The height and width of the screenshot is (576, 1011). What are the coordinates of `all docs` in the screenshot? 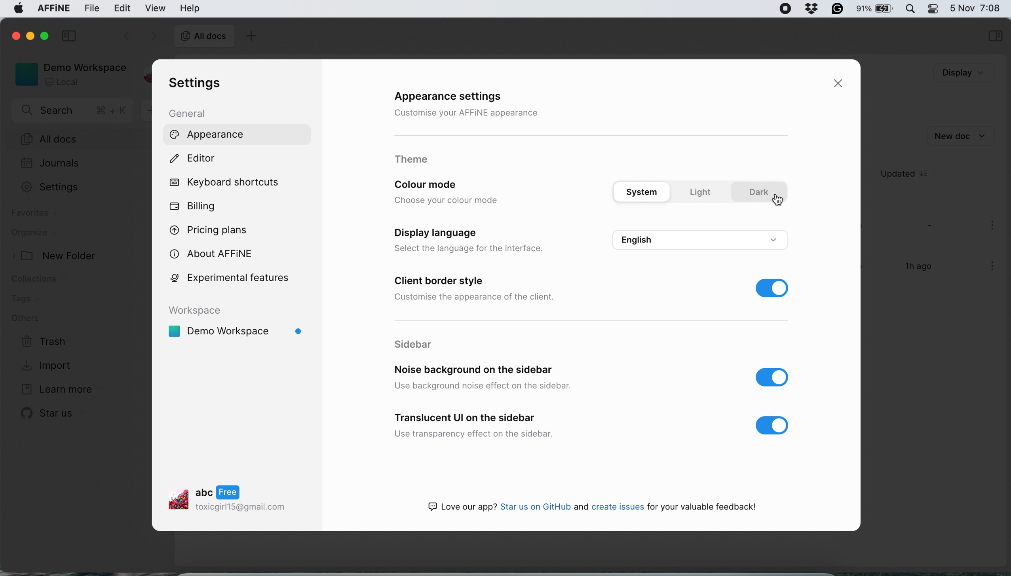 It's located at (74, 138).